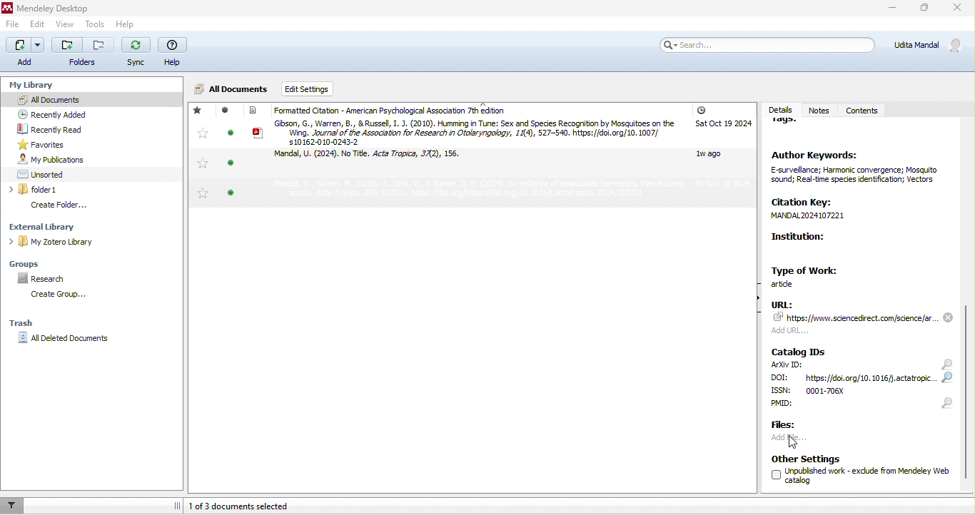 The width and height of the screenshot is (975, 515). What do you see at coordinates (765, 44) in the screenshot?
I see `search bar` at bounding box center [765, 44].